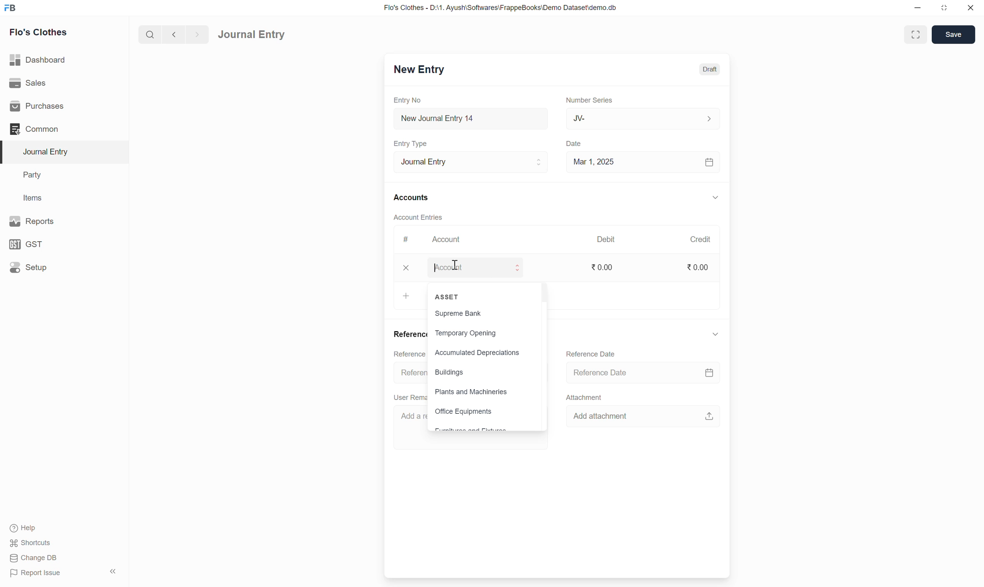  What do you see at coordinates (408, 354) in the screenshot?
I see `Reference` at bounding box center [408, 354].